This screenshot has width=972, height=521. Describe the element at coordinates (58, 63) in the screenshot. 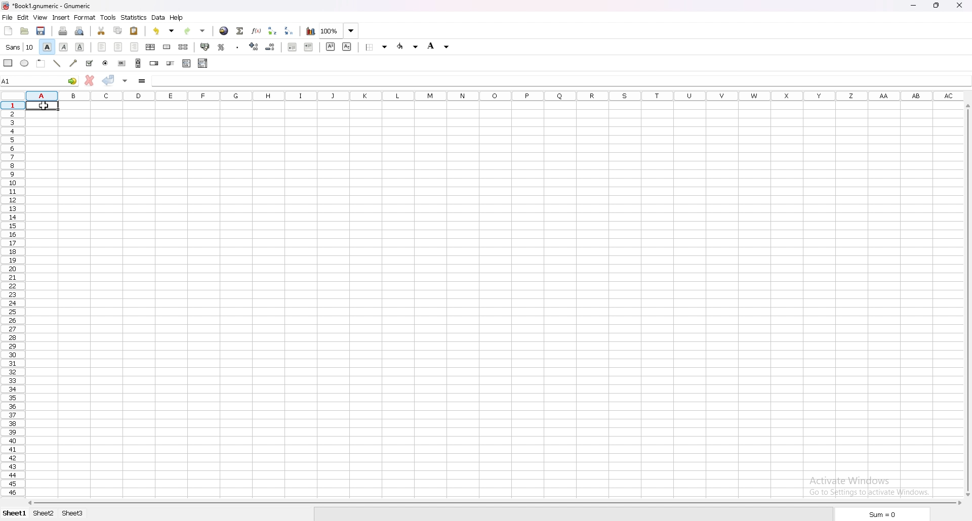

I see `line` at that location.